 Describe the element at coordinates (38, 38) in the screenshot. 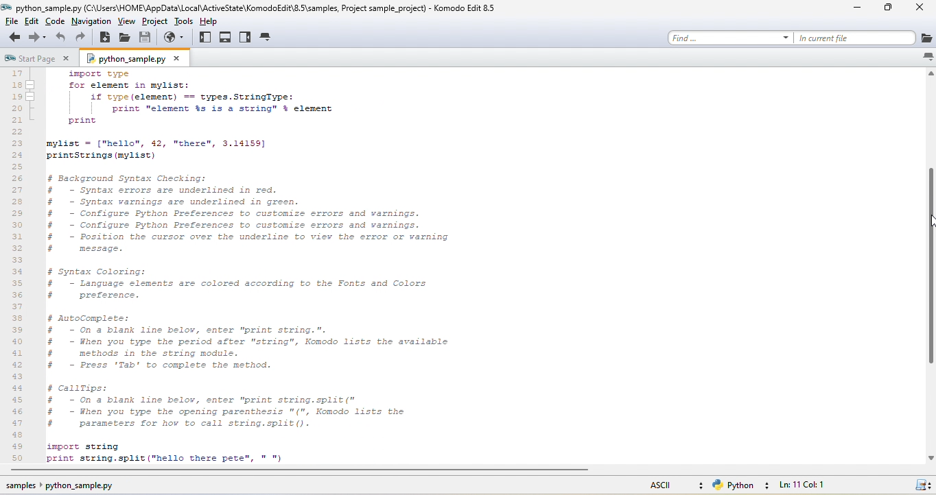

I see `forward` at that location.